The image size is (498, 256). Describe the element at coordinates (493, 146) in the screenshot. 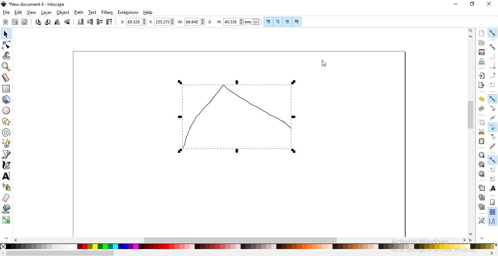

I see `snap midpoints of line segments` at that location.